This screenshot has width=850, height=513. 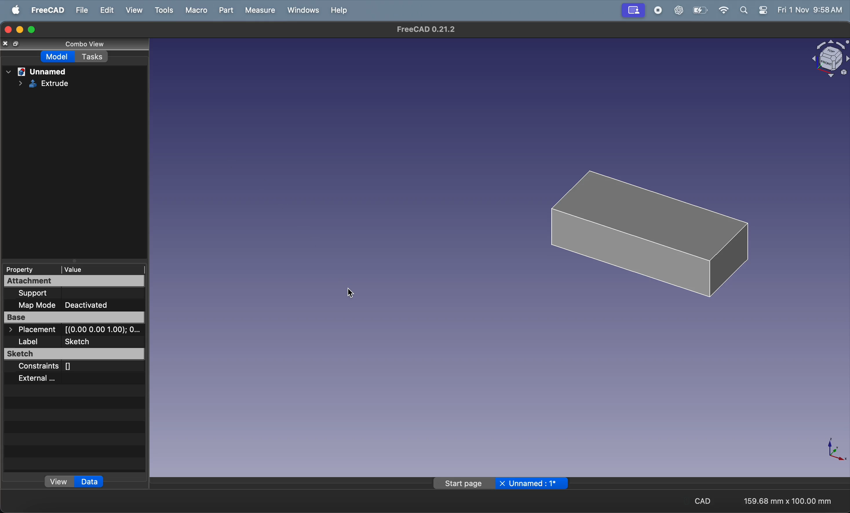 What do you see at coordinates (38, 72) in the screenshot?
I see `unnamed` at bounding box center [38, 72].